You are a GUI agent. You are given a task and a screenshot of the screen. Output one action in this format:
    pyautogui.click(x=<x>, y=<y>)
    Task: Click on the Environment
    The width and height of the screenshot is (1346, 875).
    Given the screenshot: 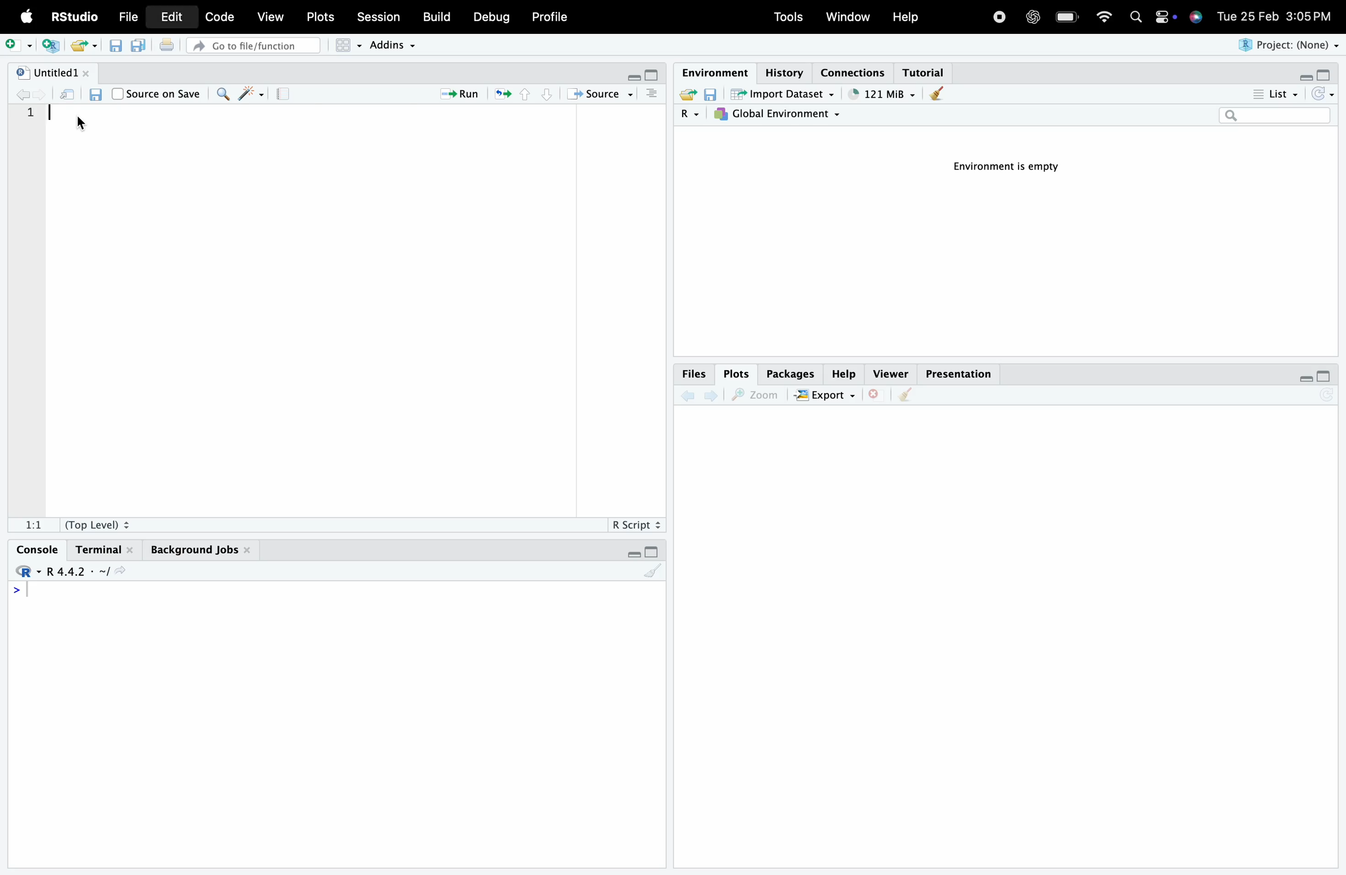 What is the action you would take?
    pyautogui.click(x=714, y=72)
    